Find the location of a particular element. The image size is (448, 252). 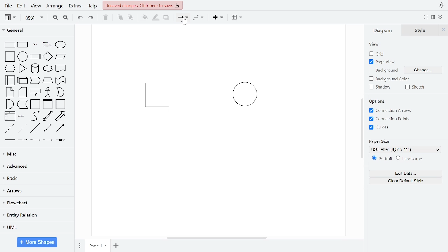

close is located at coordinates (443, 30).